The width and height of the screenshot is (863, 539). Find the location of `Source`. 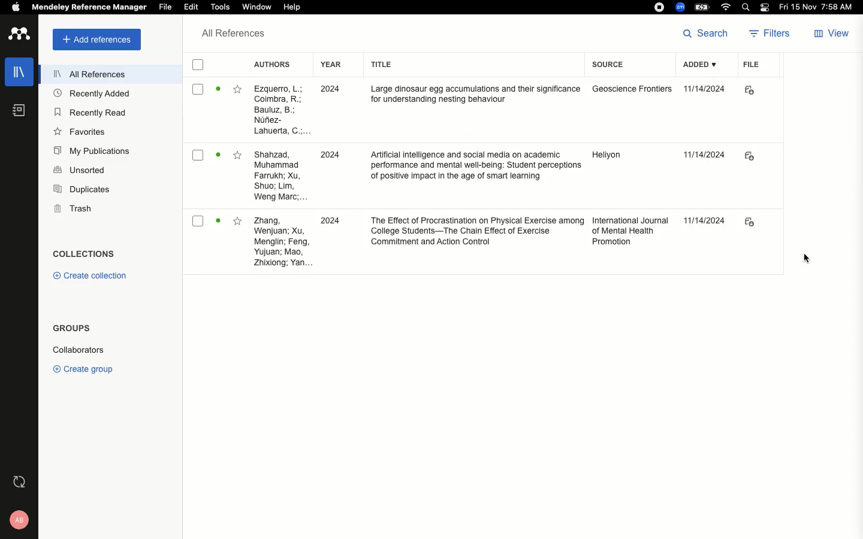

Source is located at coordinates (609, 66).